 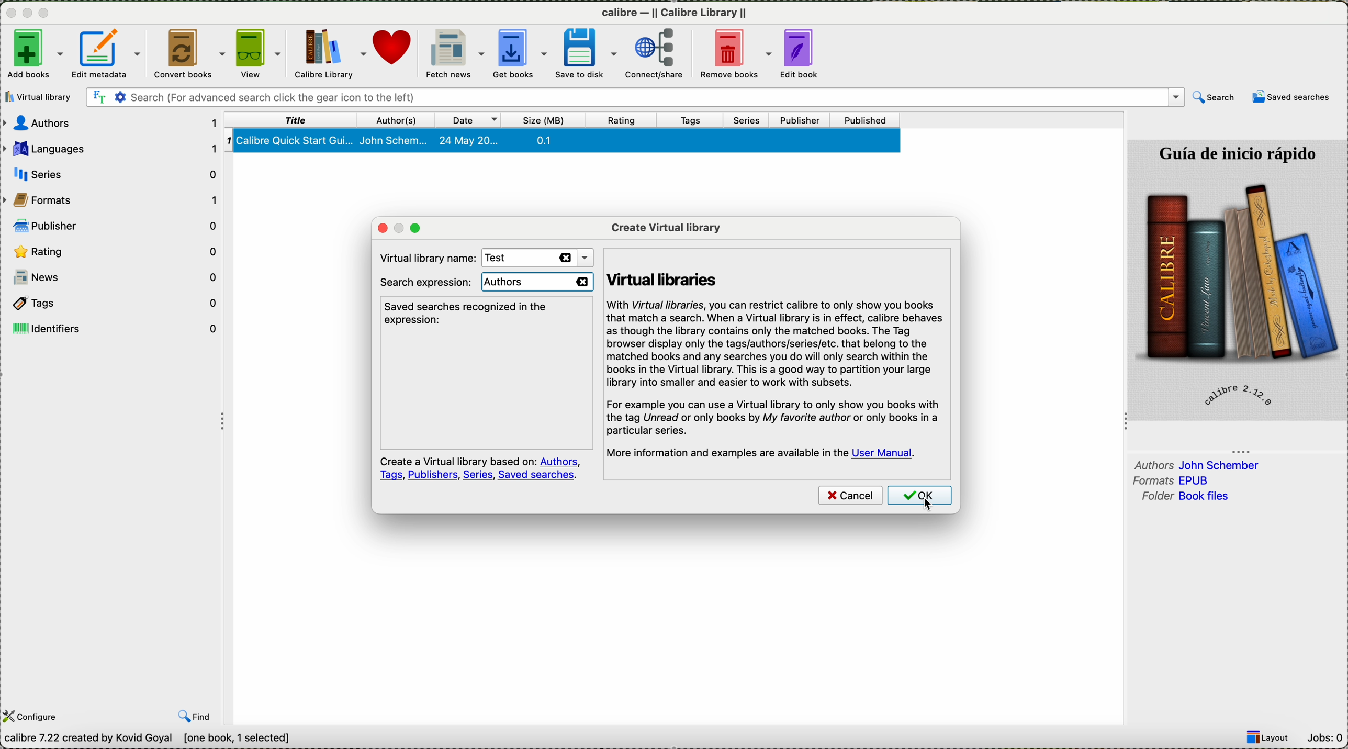 I want to click on remove books, so click(x=739, y=54).